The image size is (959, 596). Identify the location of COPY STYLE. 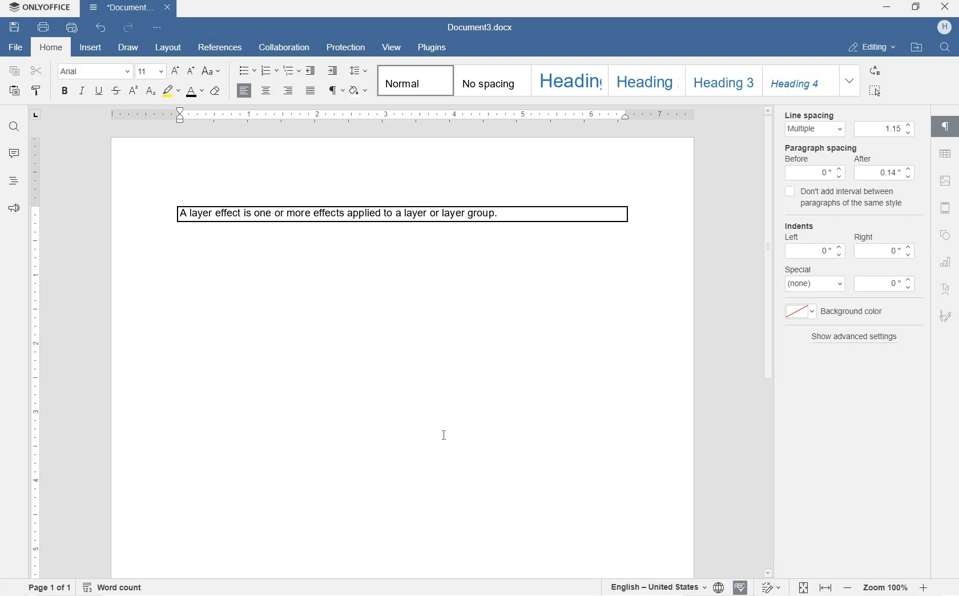
(37, 91).